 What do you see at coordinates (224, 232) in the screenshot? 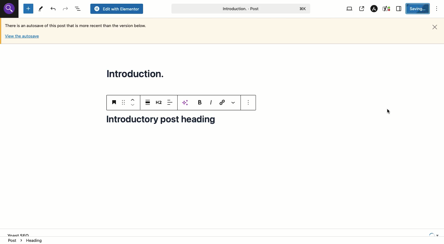
I see `Yoast SEO` at bounding box center [224, 232].